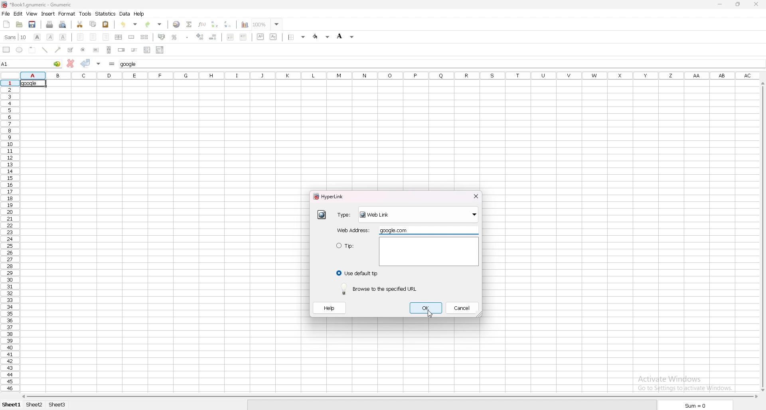 The width and height of the screenshot is (766, 410). Describe the element at coordinates (109, 50) in the screenshot. I see `scroll bar` at that location.